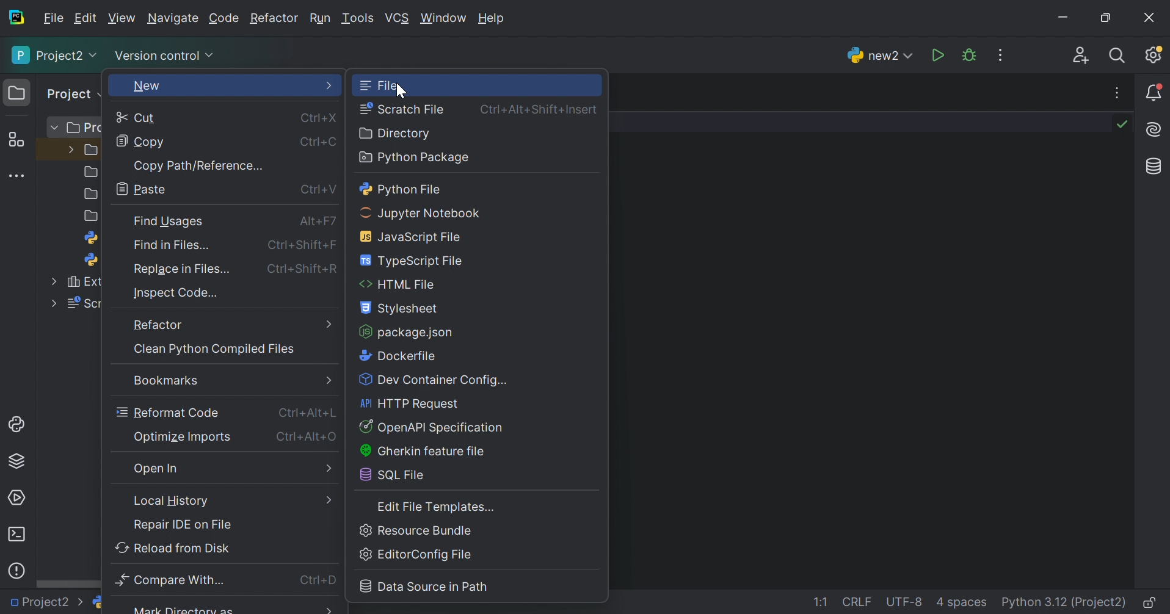 The height and width of the screenshot is (614, 1170). I want to click on Reload from disk, so click(173, 547).